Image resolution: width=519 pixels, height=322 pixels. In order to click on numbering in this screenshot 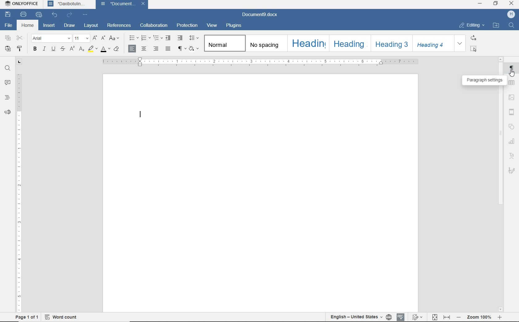, I will do `click(146, 38)`.